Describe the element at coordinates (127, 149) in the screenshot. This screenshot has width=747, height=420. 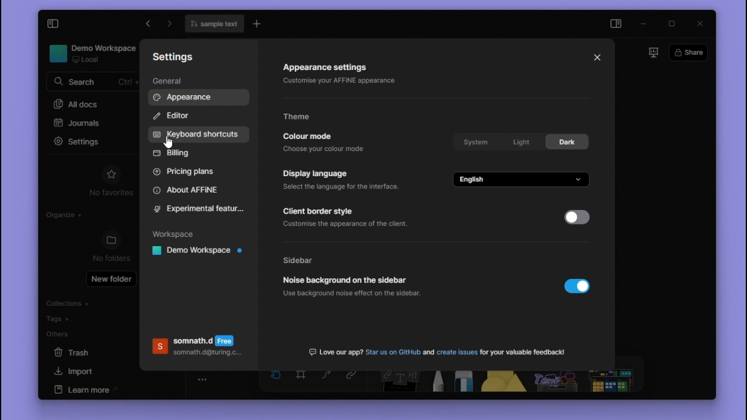
I see `cursor` at that location.